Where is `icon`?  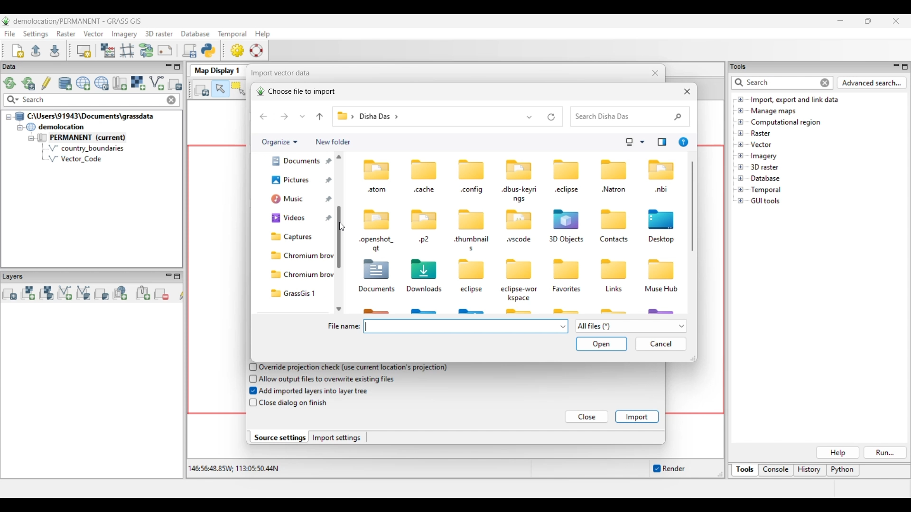
icon is located at coordinates (519, 220).